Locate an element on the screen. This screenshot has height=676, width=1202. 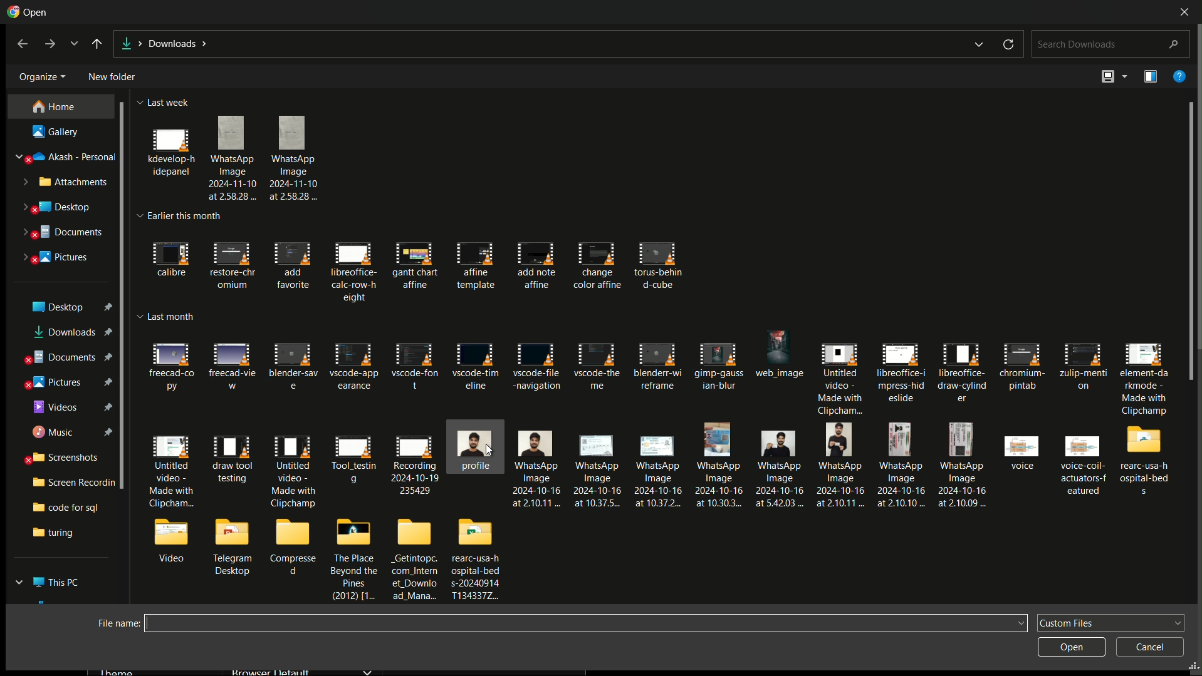
downloads is located at coordinates (71, 331).